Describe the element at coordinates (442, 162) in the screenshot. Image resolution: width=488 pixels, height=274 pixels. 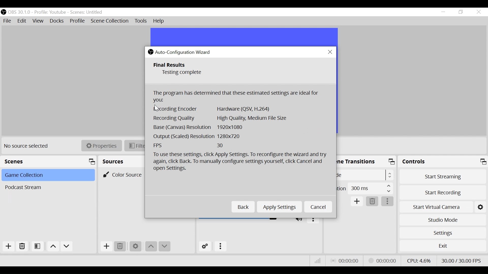
I see `Controls` at that location.